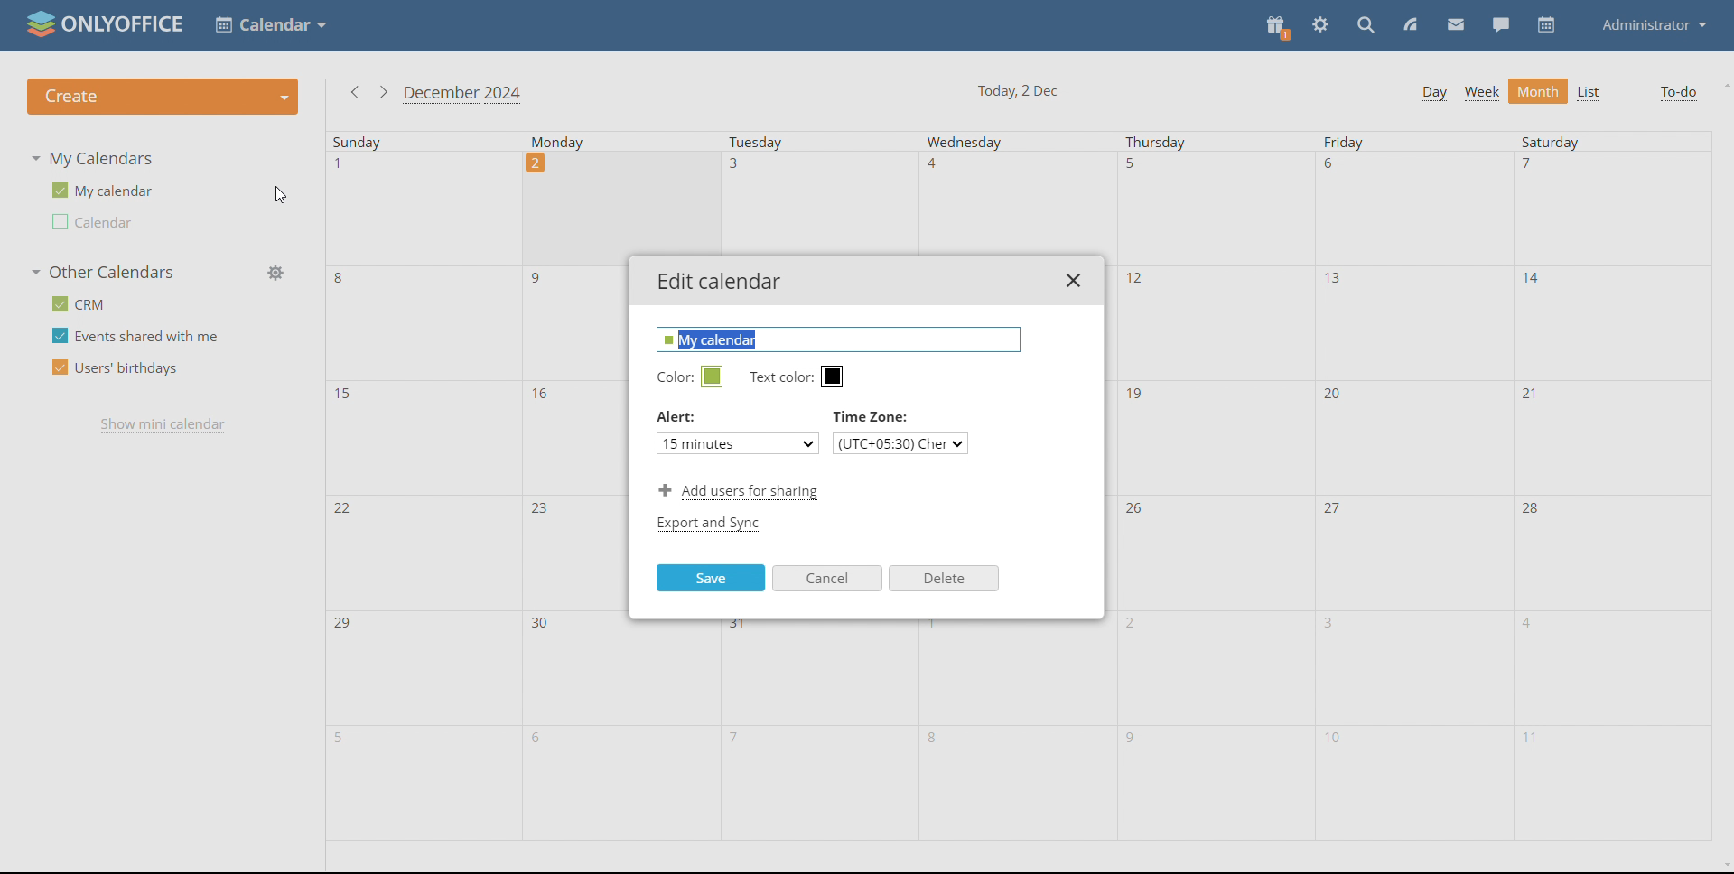 The image size is (1734, 874). I want to click on administrator, so click(1655, 25).